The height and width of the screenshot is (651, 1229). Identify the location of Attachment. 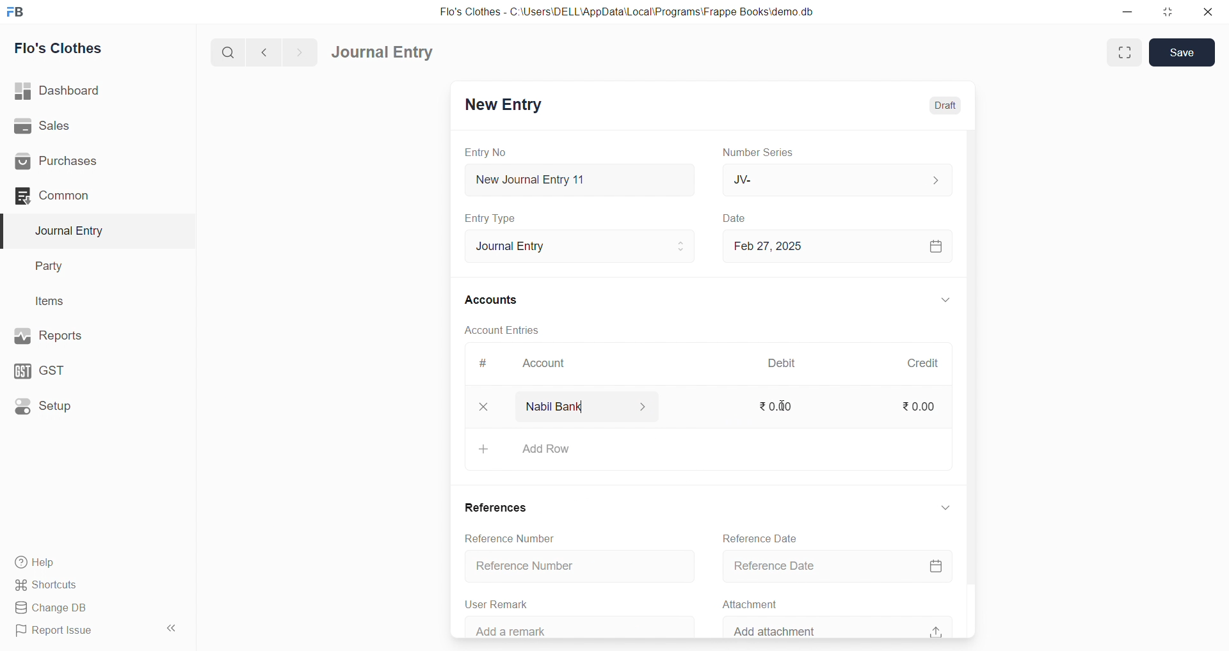
(745, 603).